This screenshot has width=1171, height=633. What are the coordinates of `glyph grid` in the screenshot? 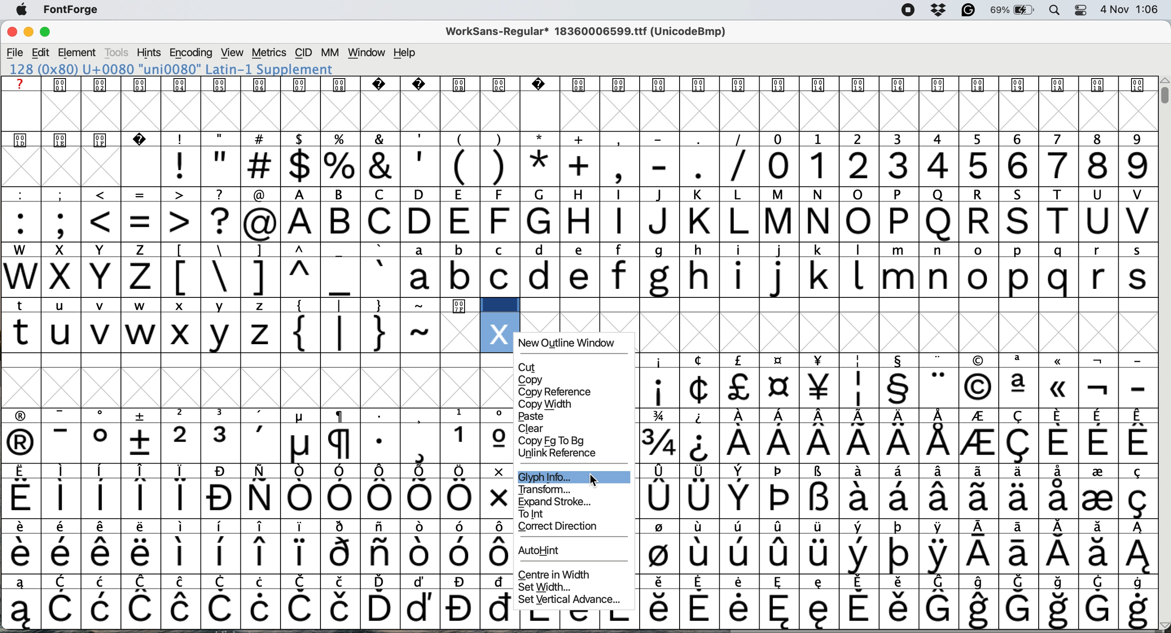 It's located at (85, 169).